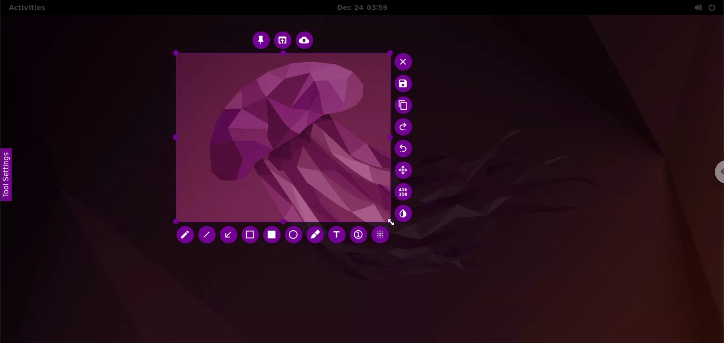 The width and height of the screenshot is (724, 343). What do you see at coordinates (405, 193) in the screenshot?
I see `x and y coordinates value` at bounding box center [405, 193].